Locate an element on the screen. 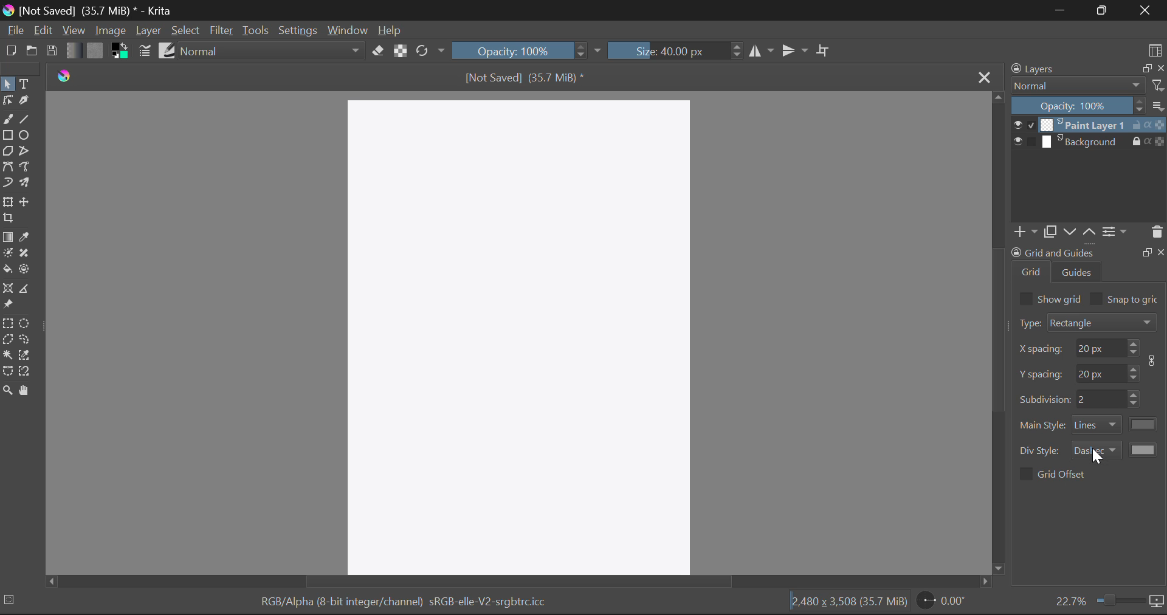 This screenshot has height=615, width=1167. style is located at coordinates (1097, 425).